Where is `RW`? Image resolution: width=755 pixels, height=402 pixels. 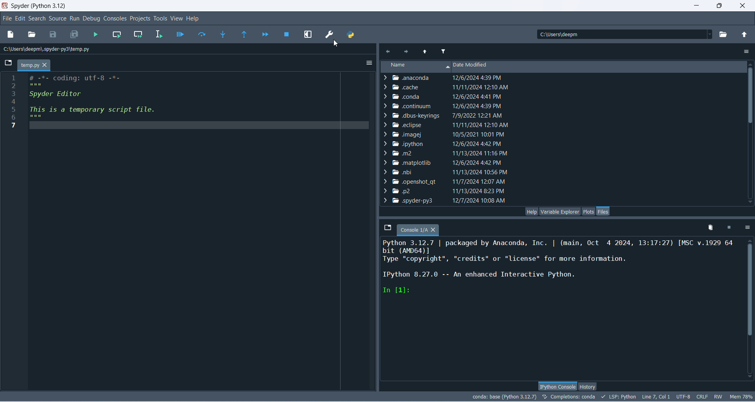 RW is located at coordinates (718, 397).